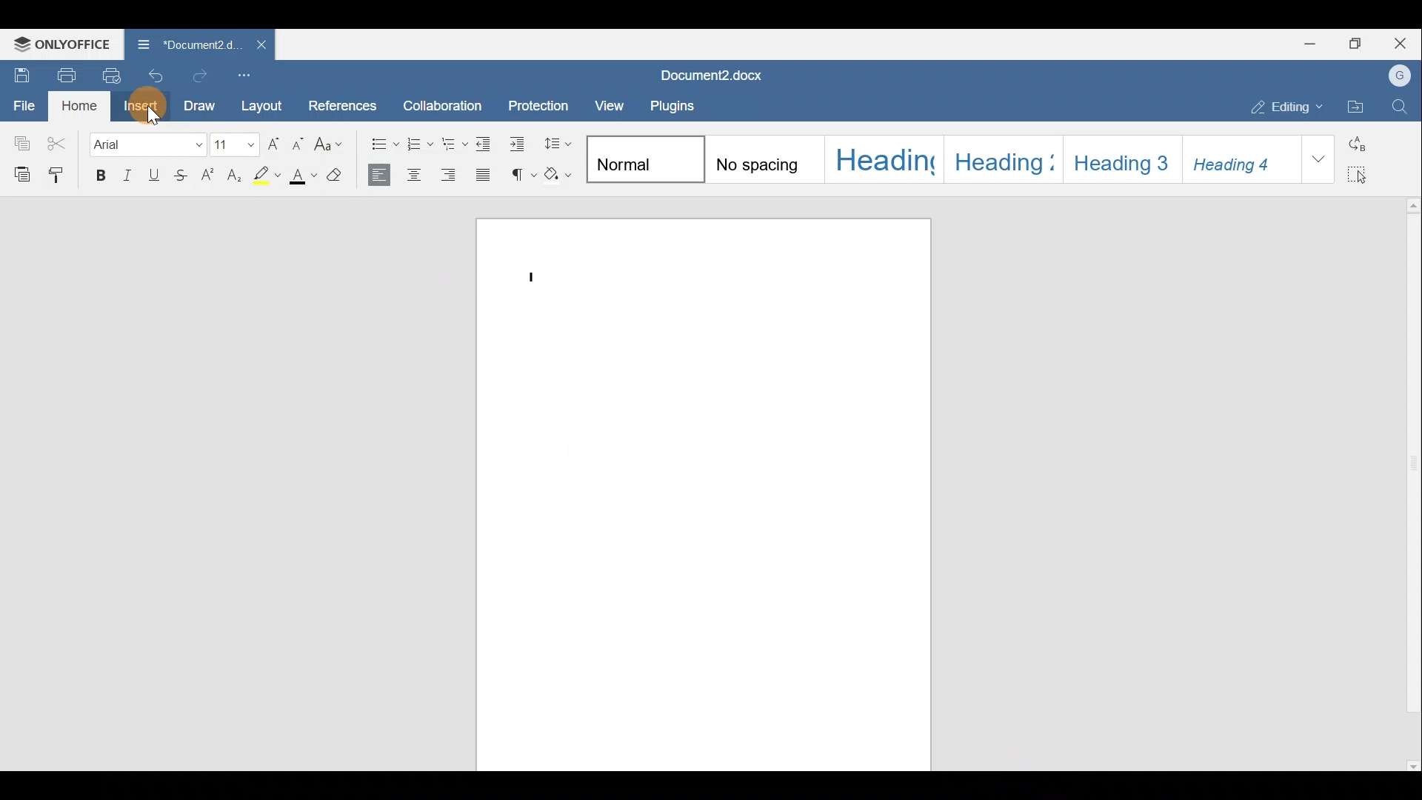  I want to click on Strikethrough, so click(183, 177).